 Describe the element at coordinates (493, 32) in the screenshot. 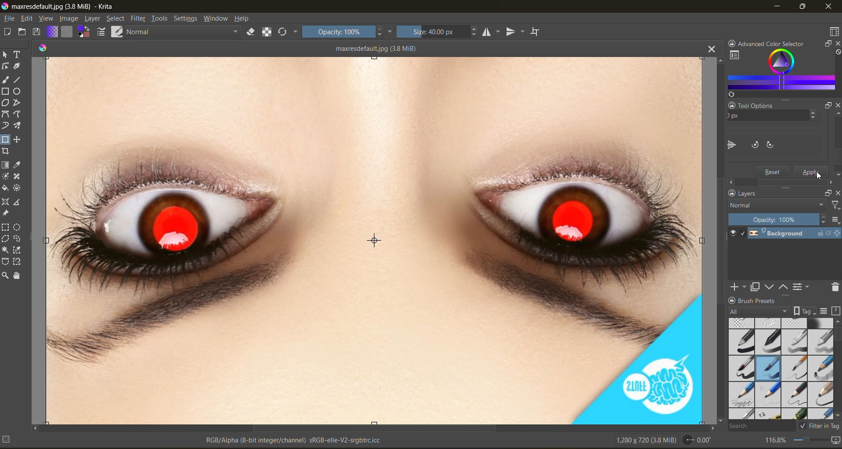

I see `horizontal mirror tool` at that location.